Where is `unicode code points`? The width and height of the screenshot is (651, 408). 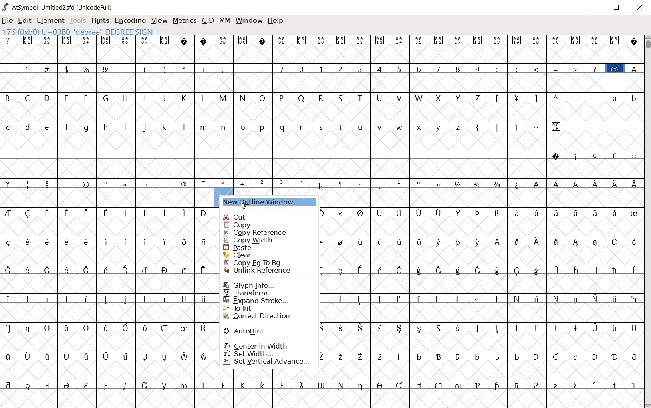
unicode code points is located at coordinates (451, 40).